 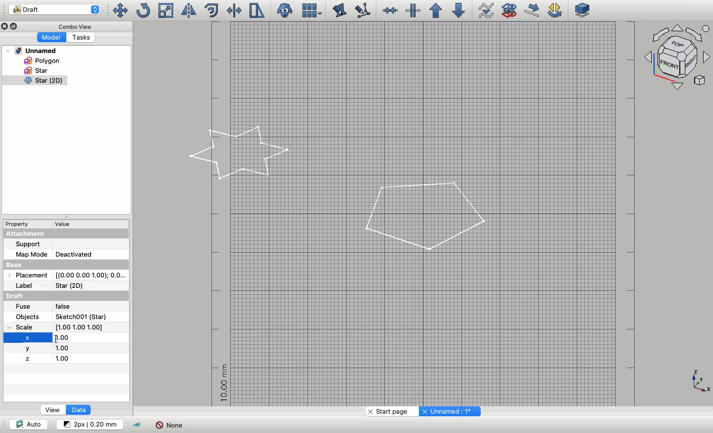 What do you see at coordinates (533, 10) in the screenshot?
I see `Draft move` at bounding box center [533, 10].